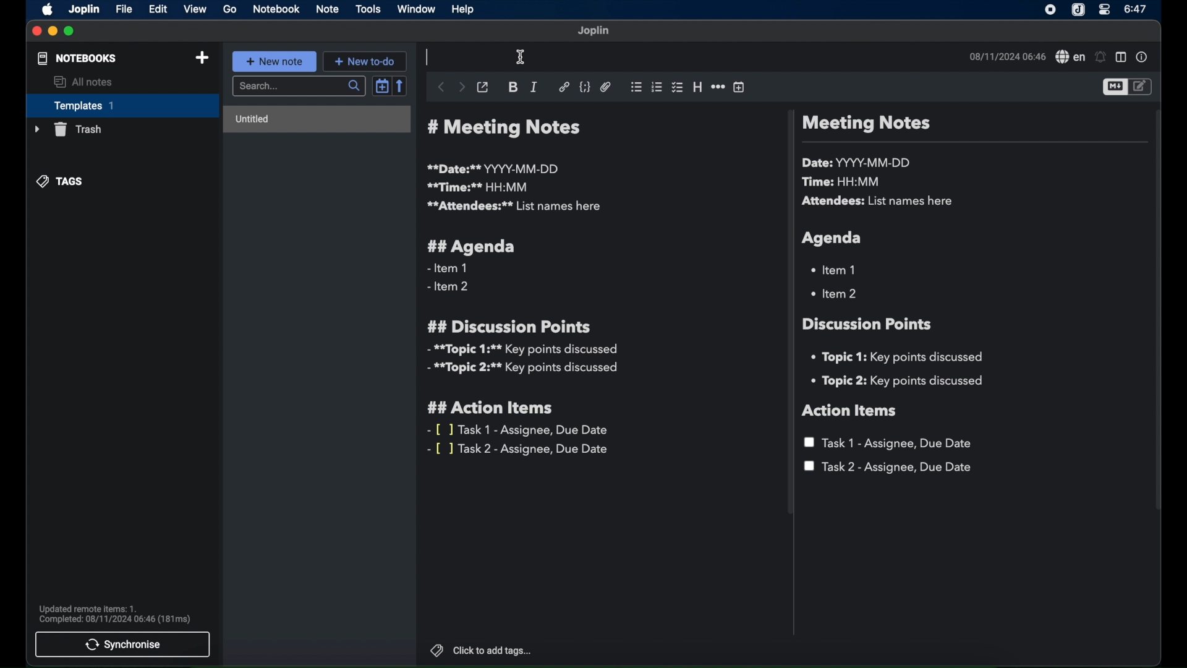  What do you see at coordinates (1105, 11) in the screenshot?
I see `control center` at bounding box center [1105, 11].